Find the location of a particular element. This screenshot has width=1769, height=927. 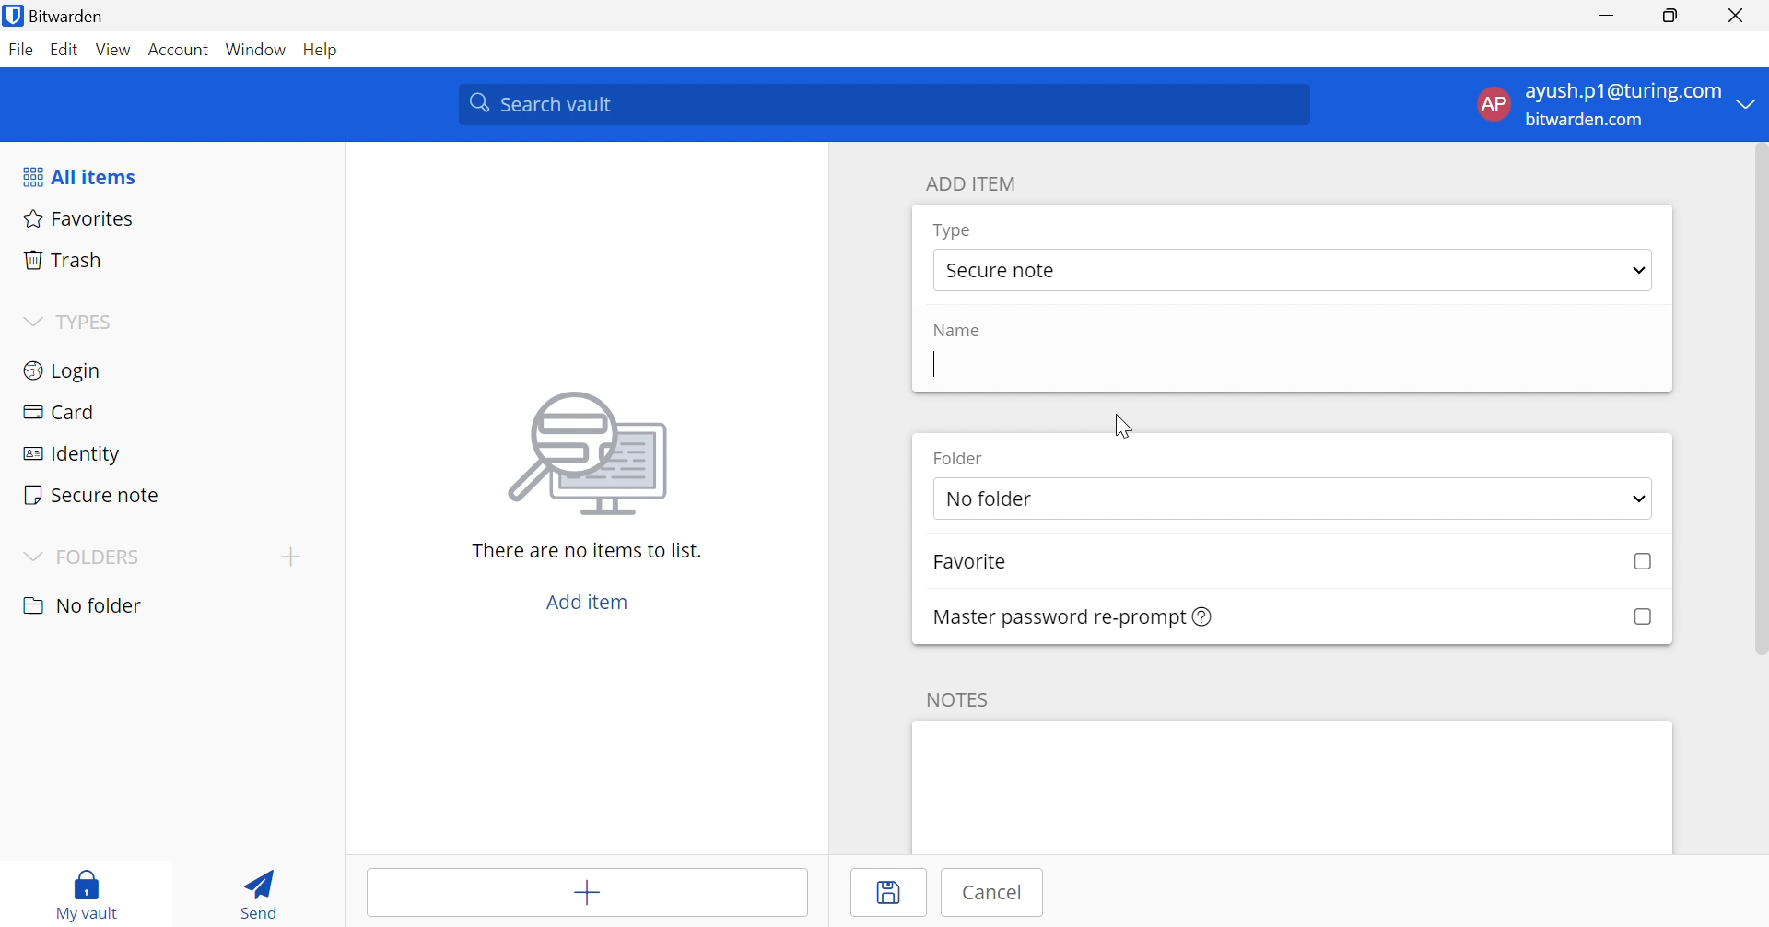

Type is located at coordinates (954, 232).